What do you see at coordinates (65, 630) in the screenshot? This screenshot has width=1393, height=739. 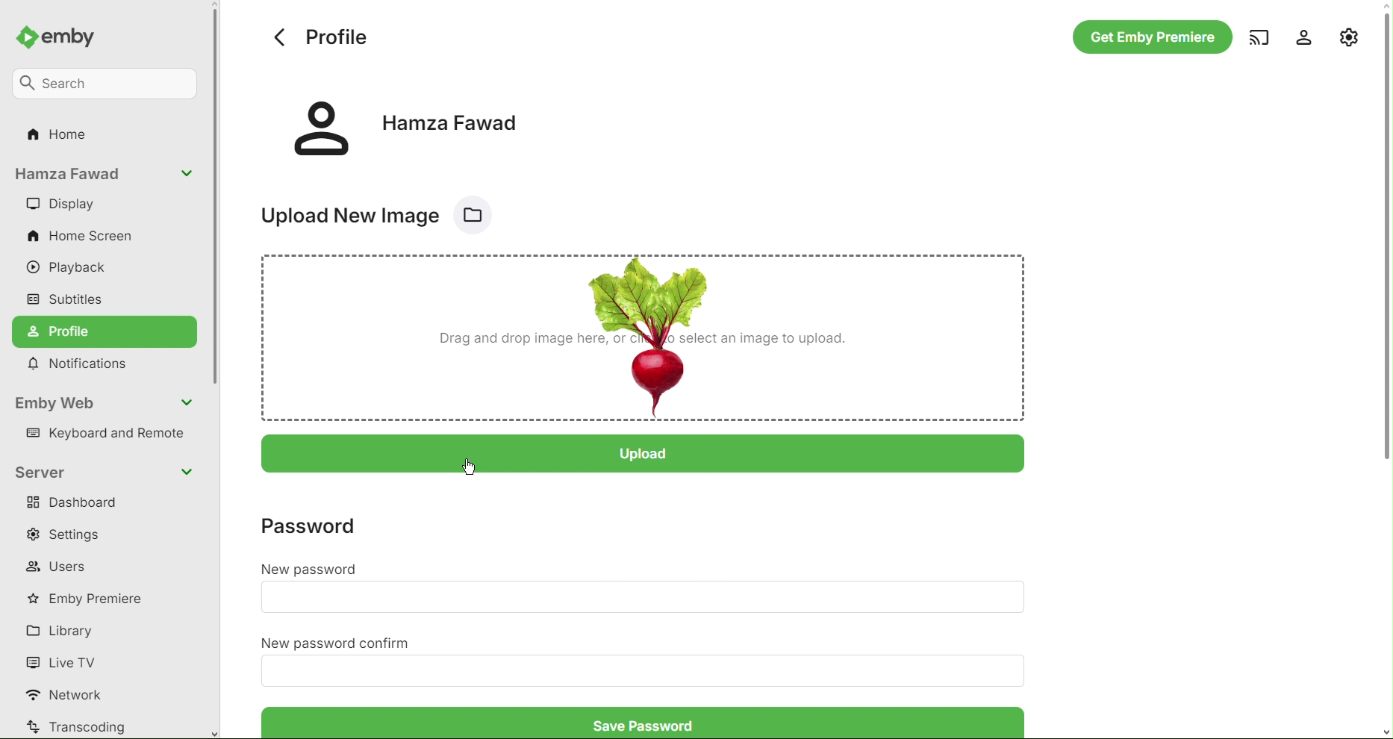 I see `Library` at bounding box center [65, 630].